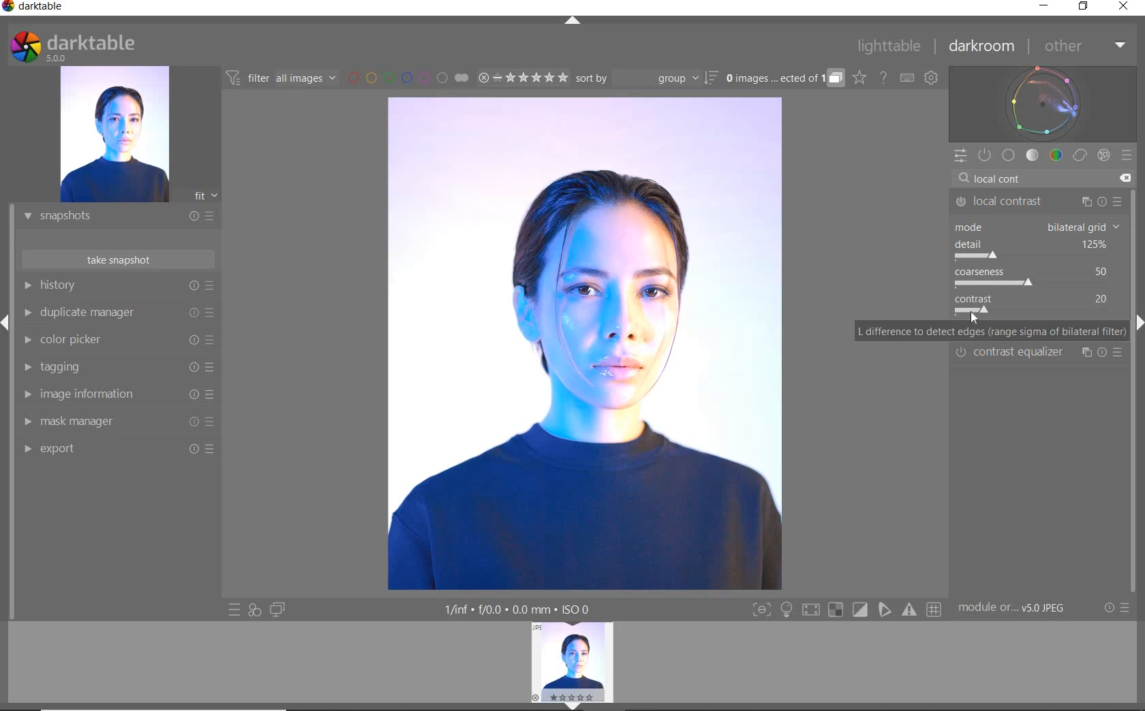  I want to click on LIGHTTABLE, so click(889, 48).